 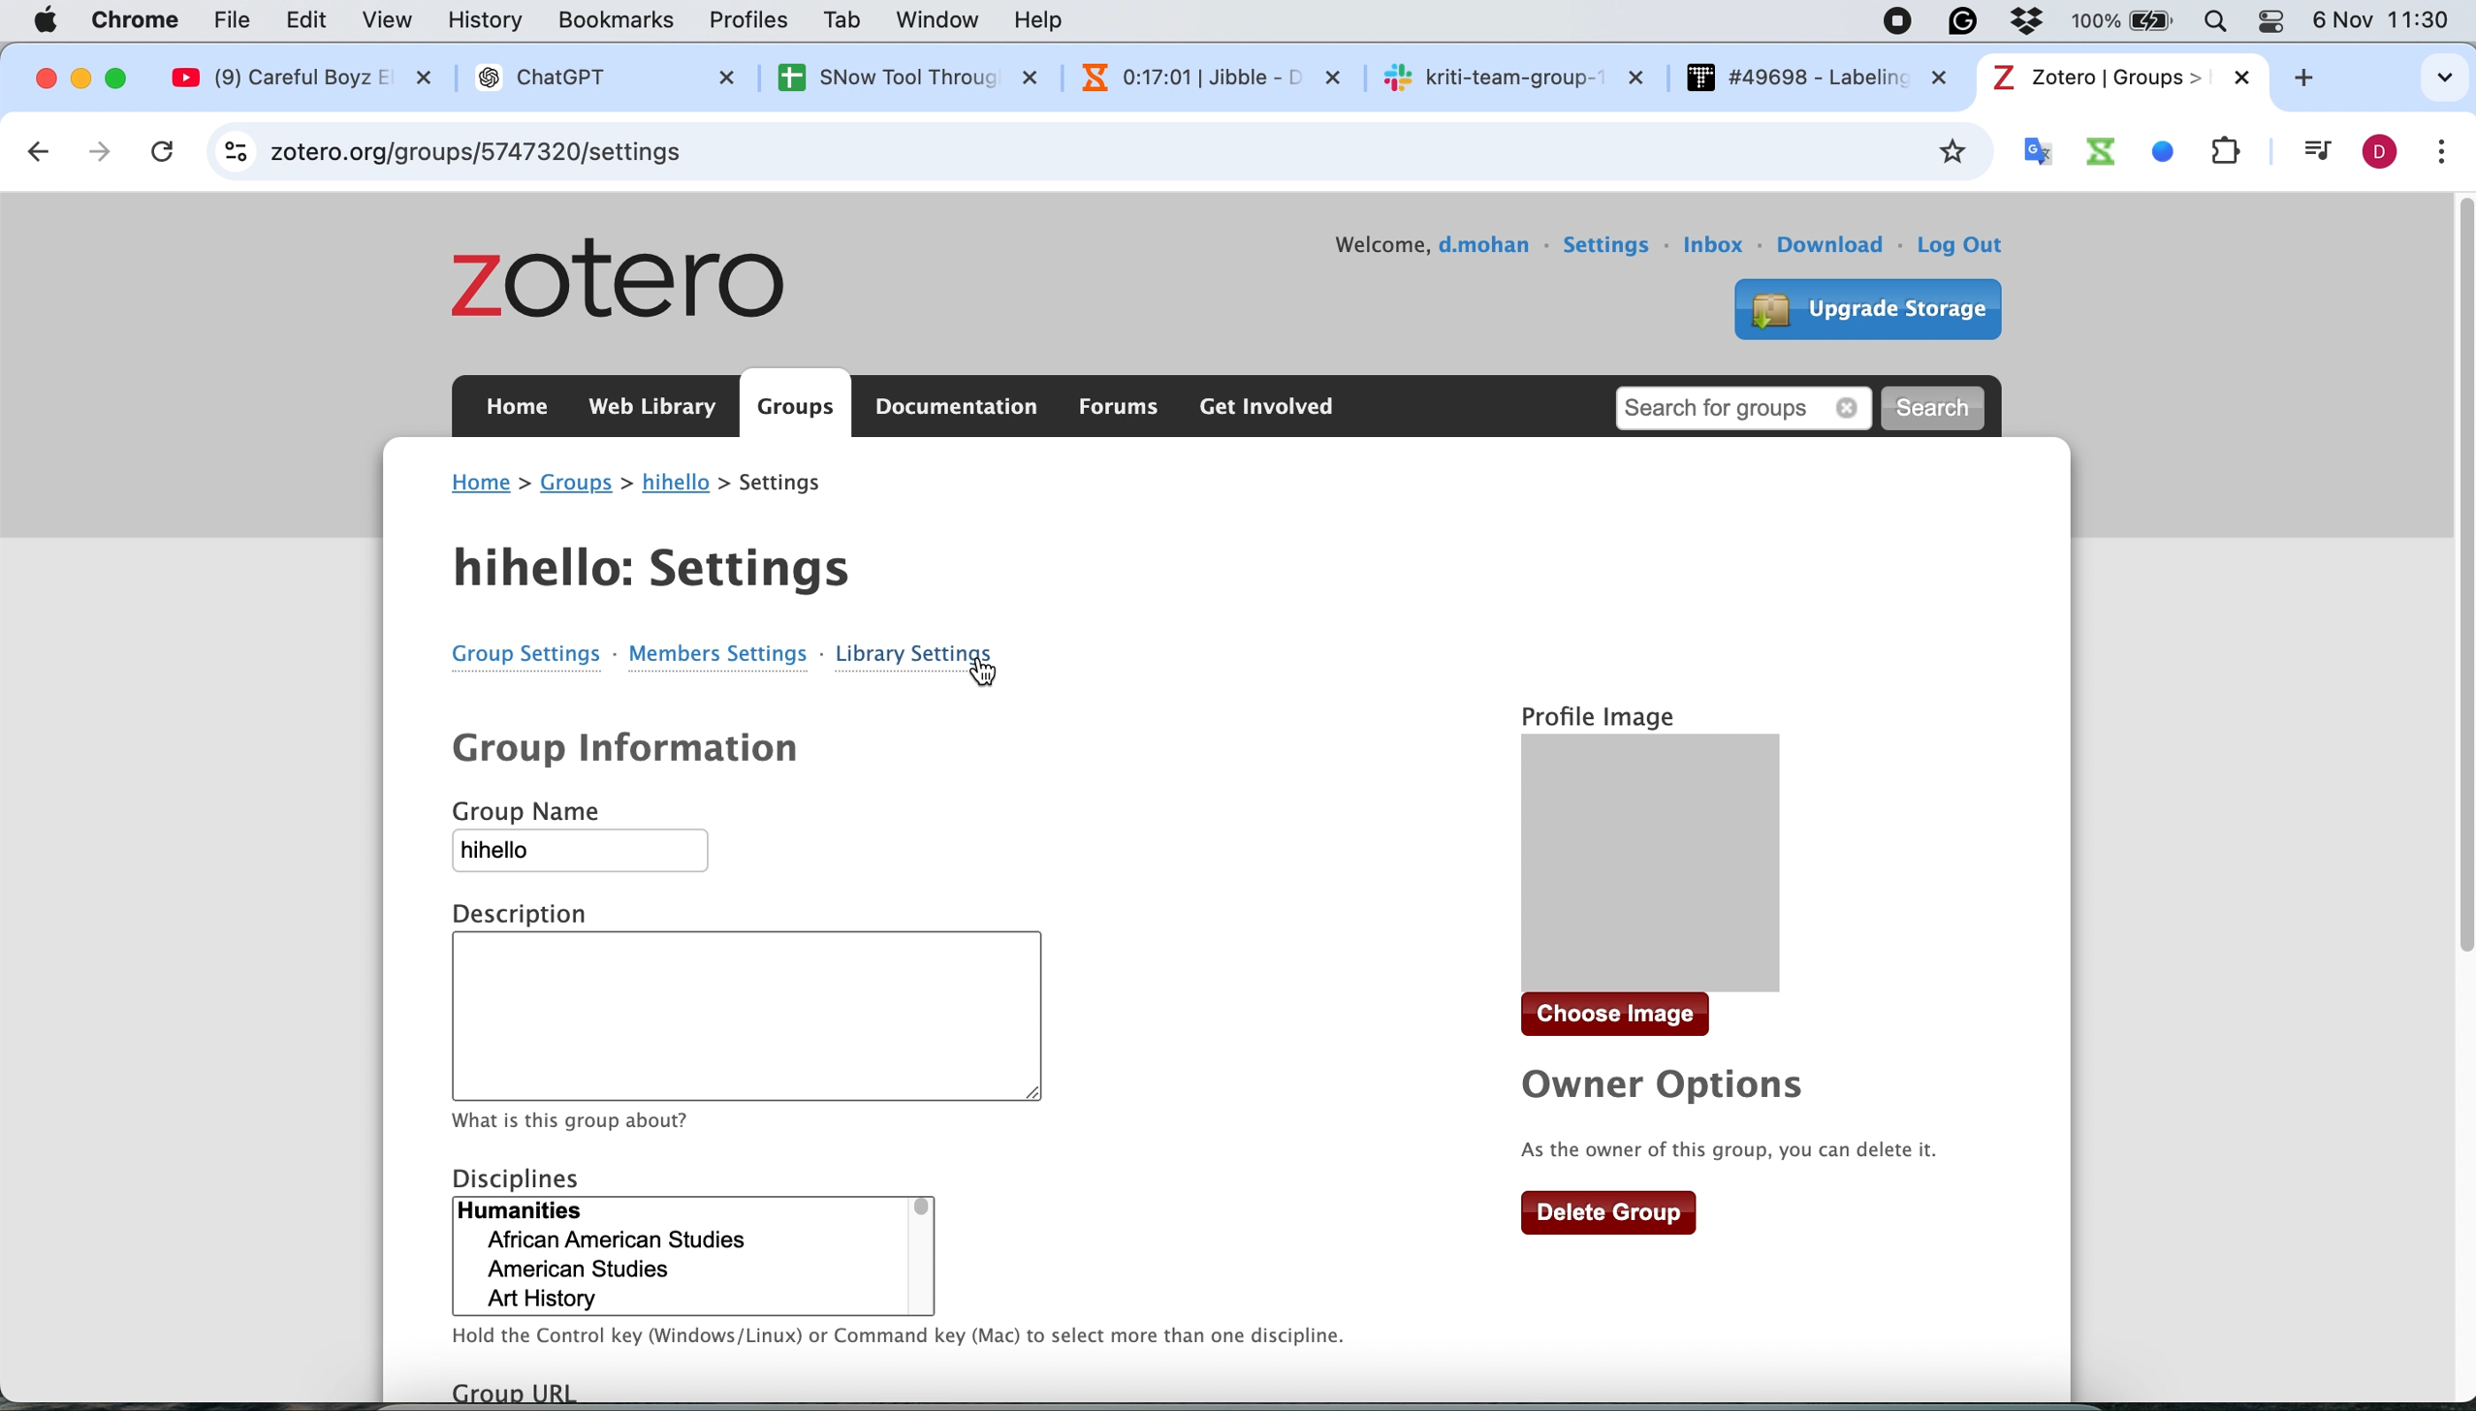 I want to click on hihello, so click(x=596, y=858).